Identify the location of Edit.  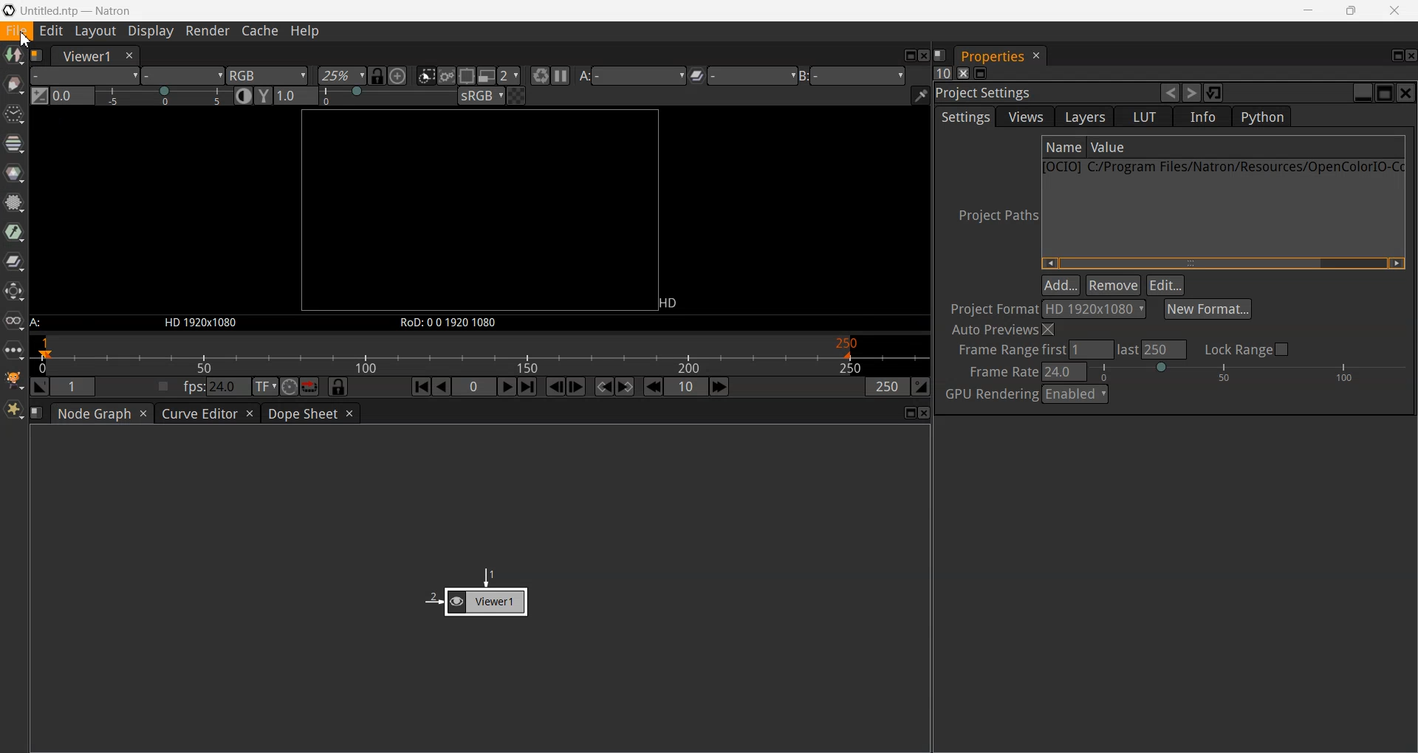
(1165, 285).